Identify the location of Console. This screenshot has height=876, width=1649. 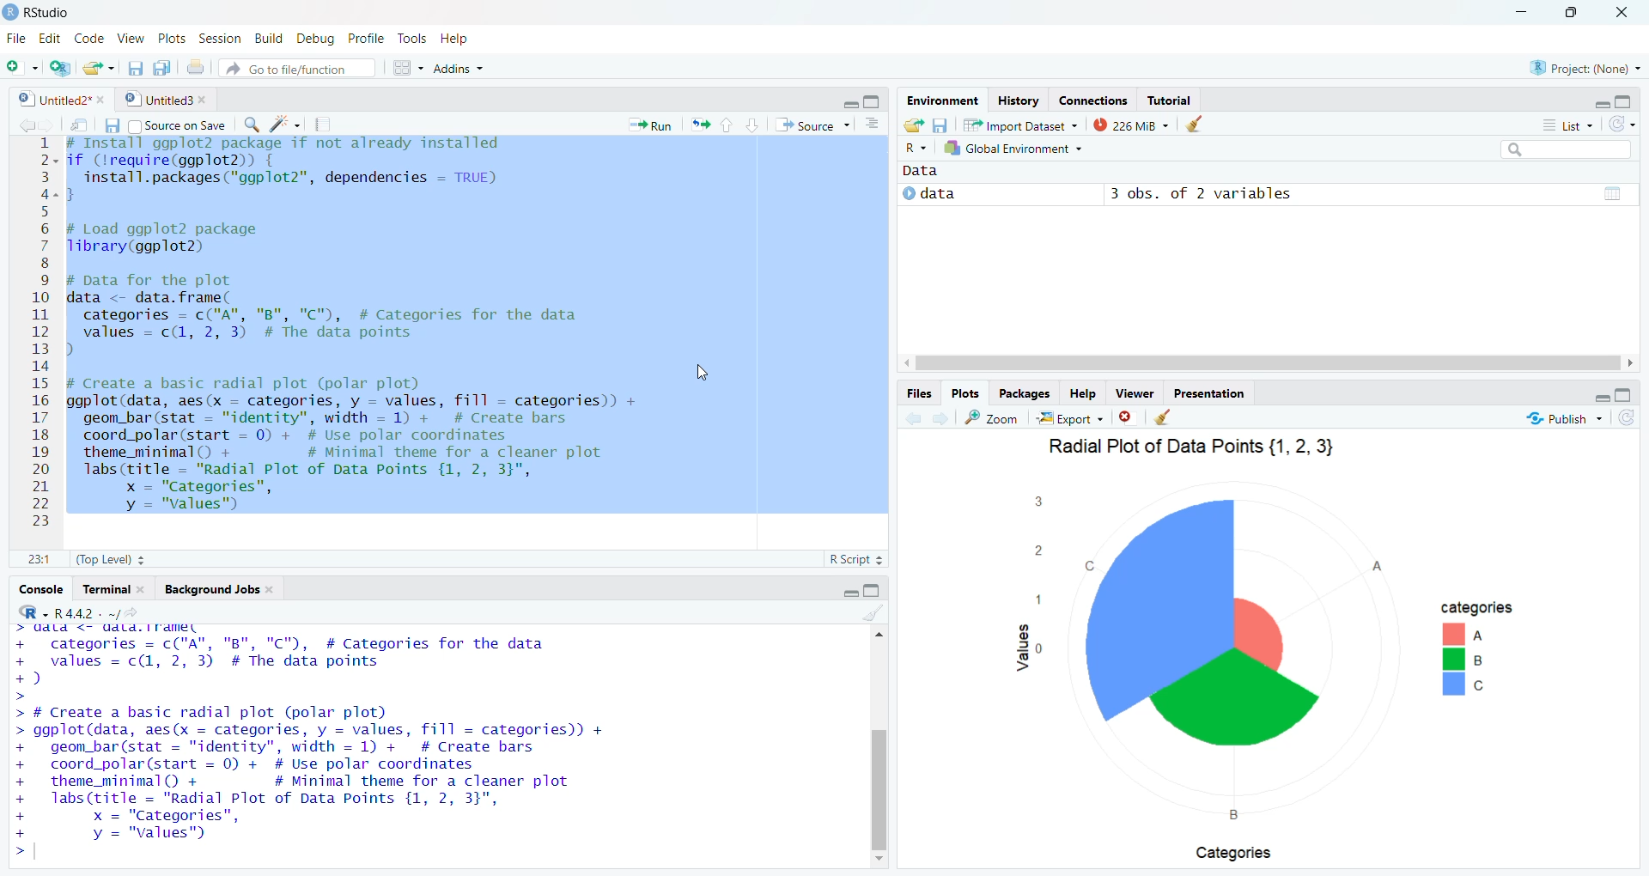
(36, 590).